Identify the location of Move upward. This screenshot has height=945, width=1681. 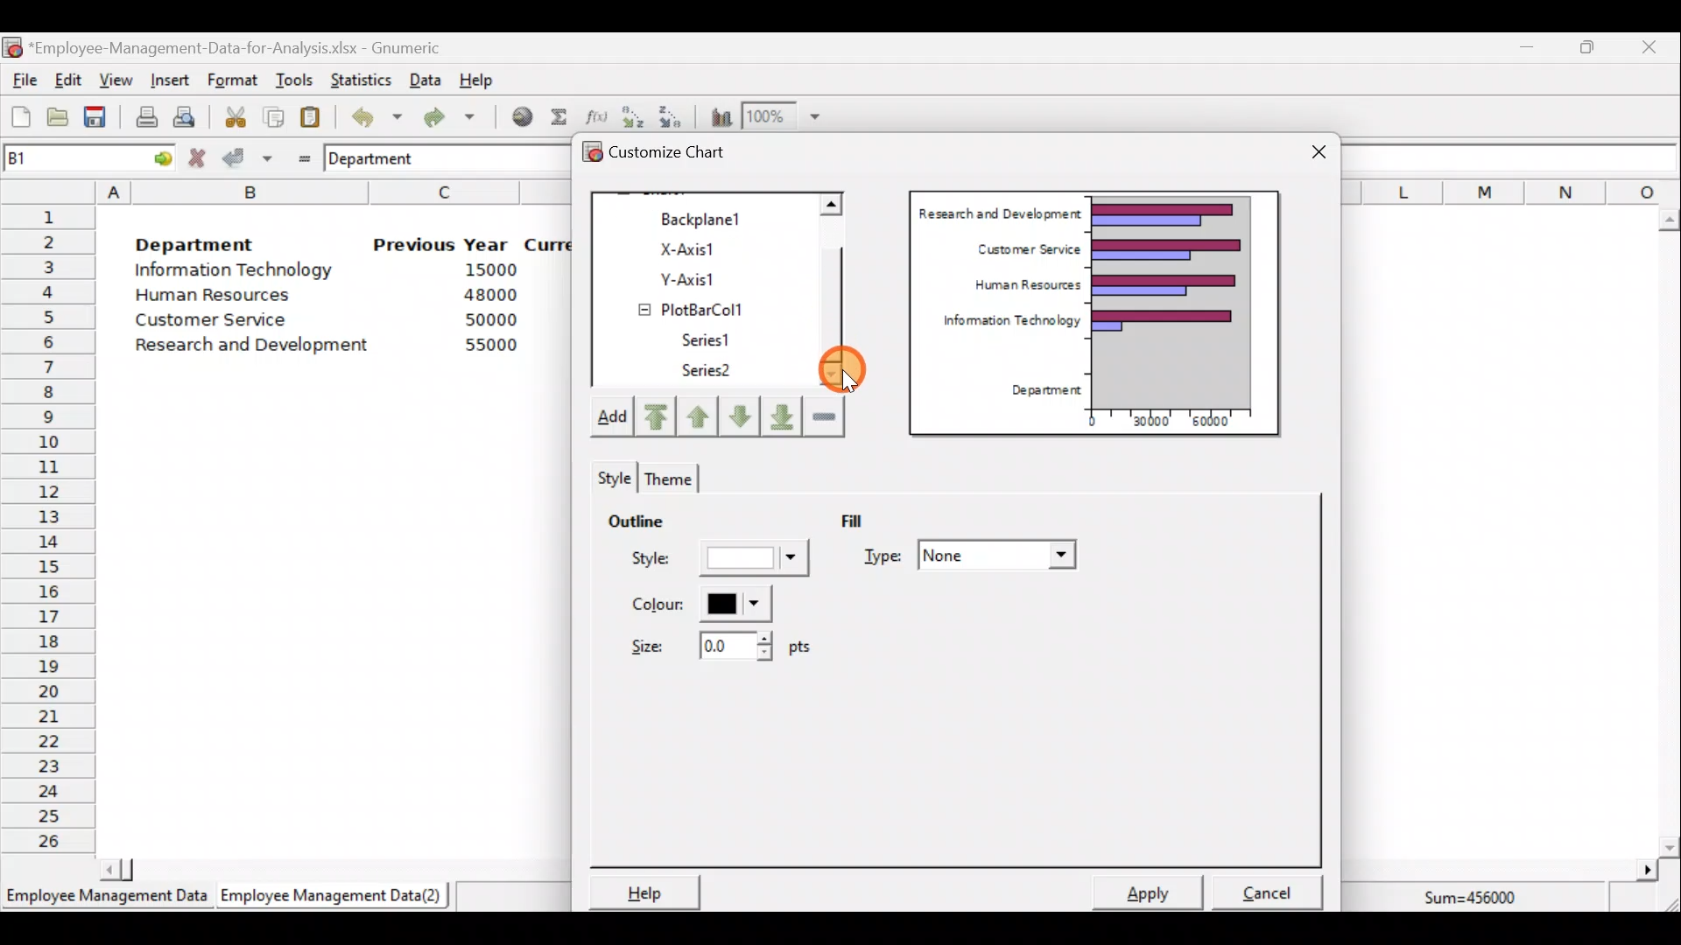
(653, 417).